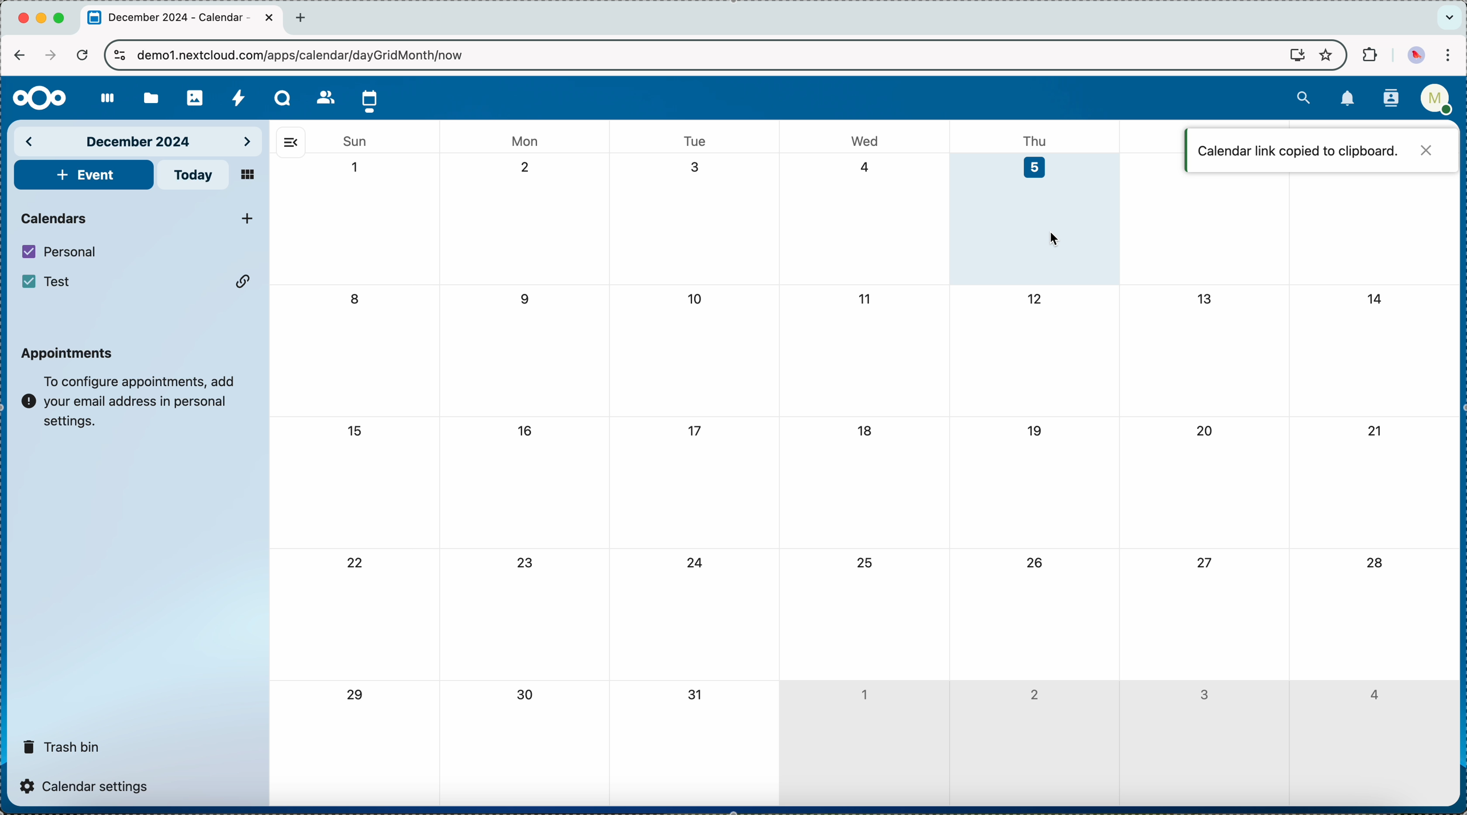  I want to click on photos, so click(194, 95).